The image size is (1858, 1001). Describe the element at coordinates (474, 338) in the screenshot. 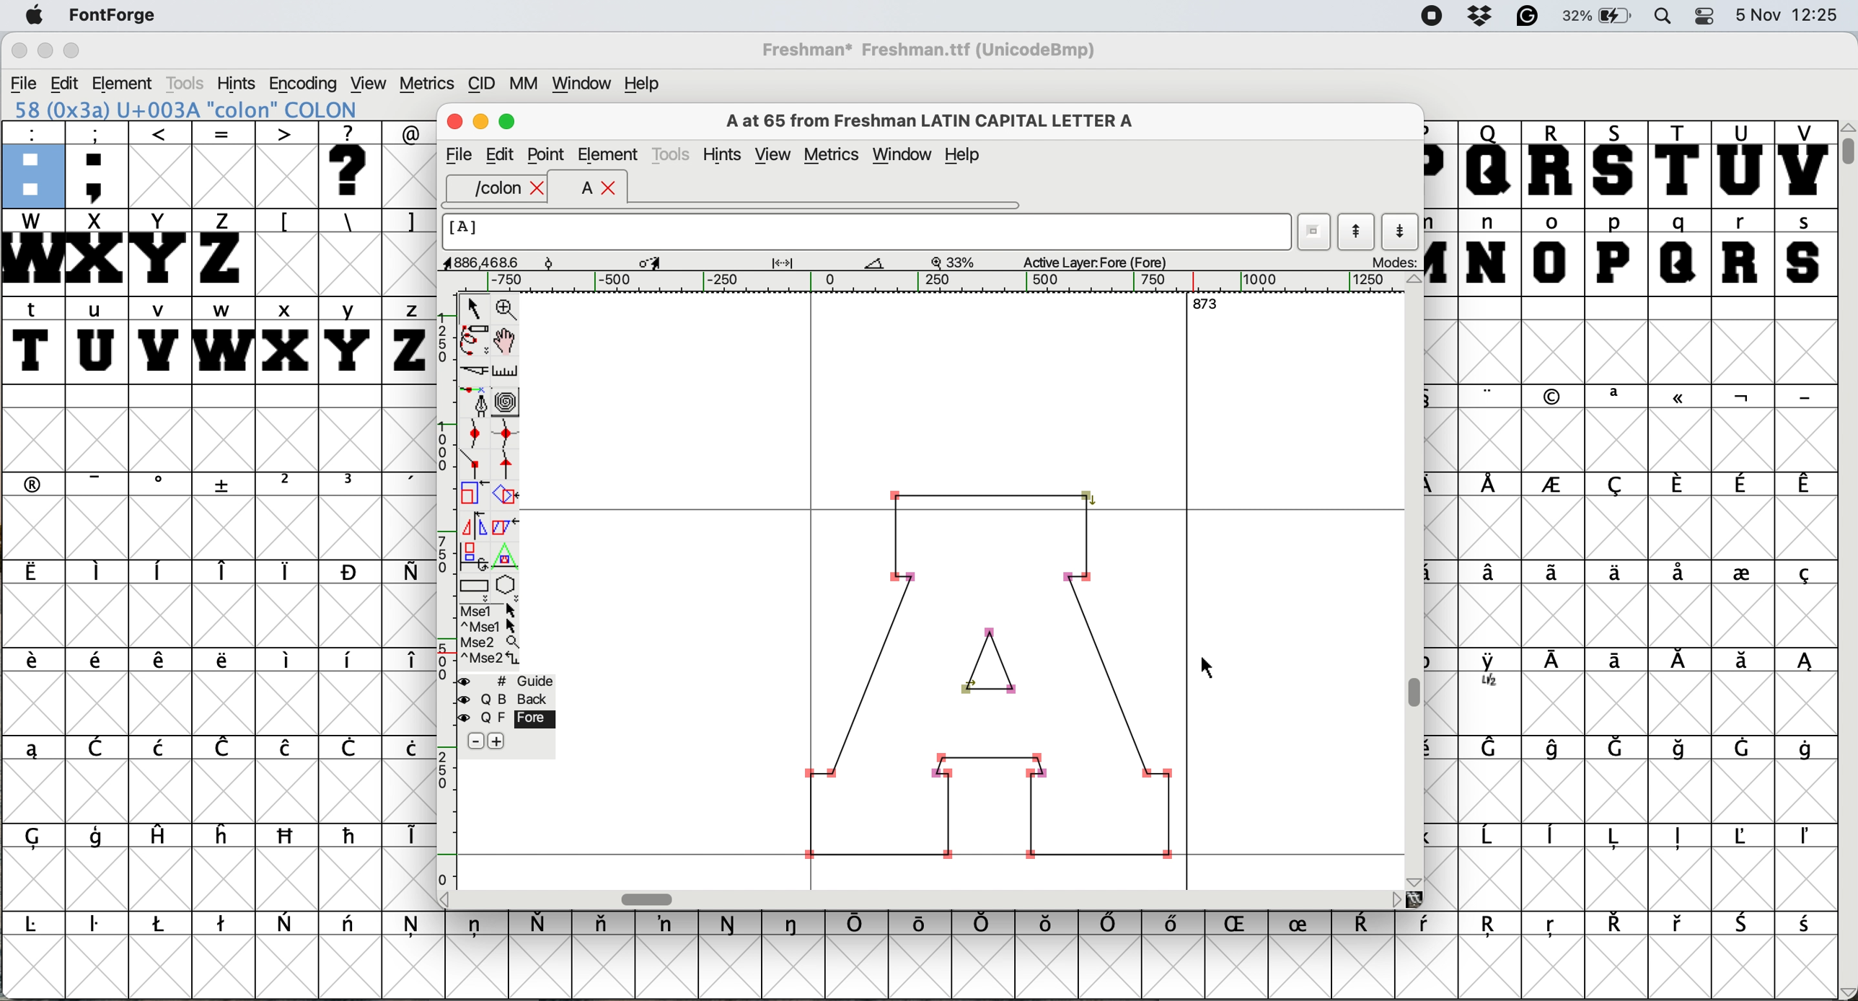

I see `draw freehand curve` at that location.